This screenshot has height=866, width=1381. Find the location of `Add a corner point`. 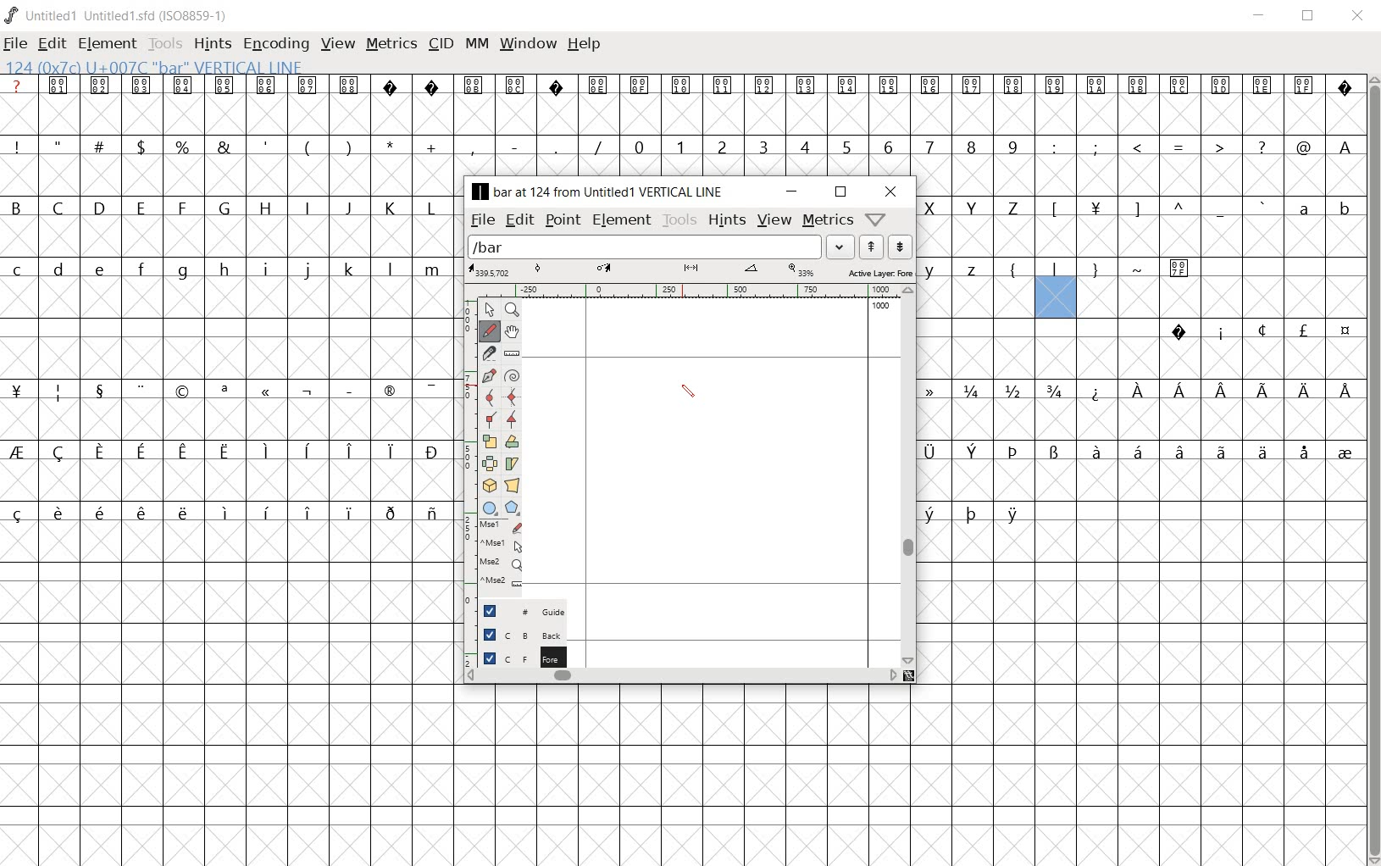

Add a corner point is located at coordinates (513, 420).